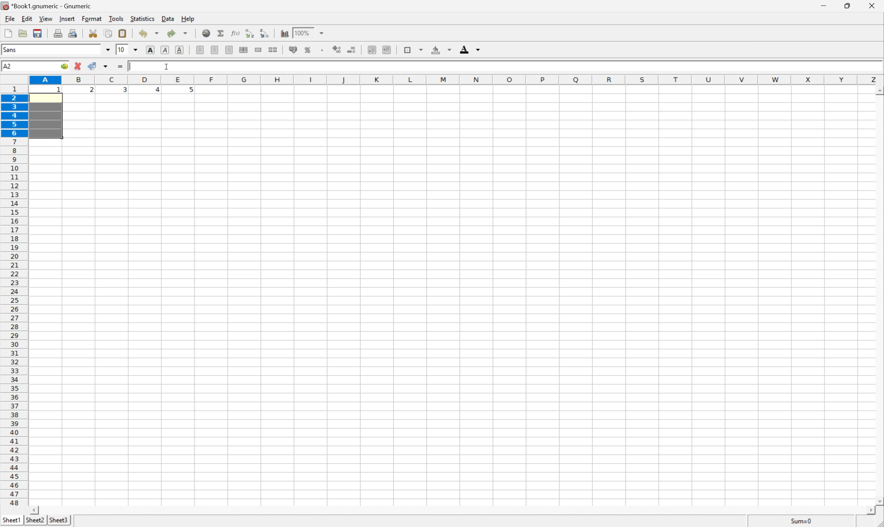 This screenshot has height=527, width=884. I want to click on insert chart, so click(285, 33).